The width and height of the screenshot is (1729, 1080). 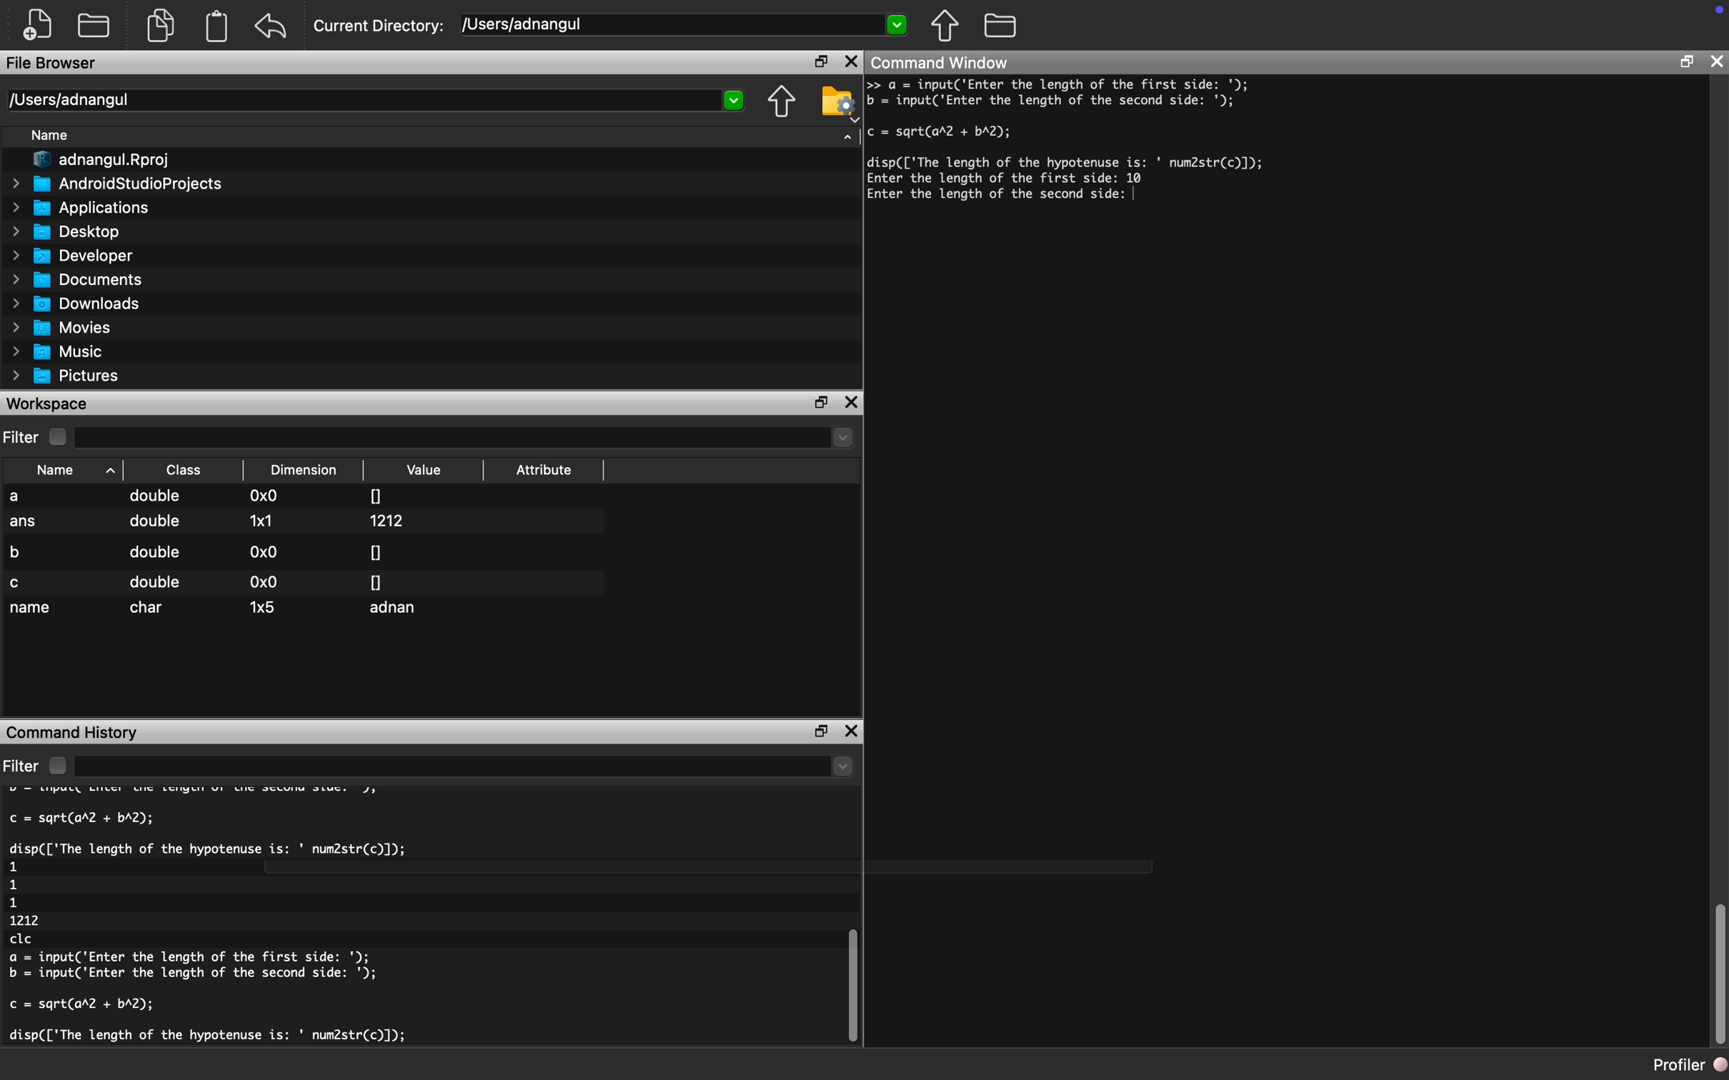 I want to click on double, so click(x=155, y=582).